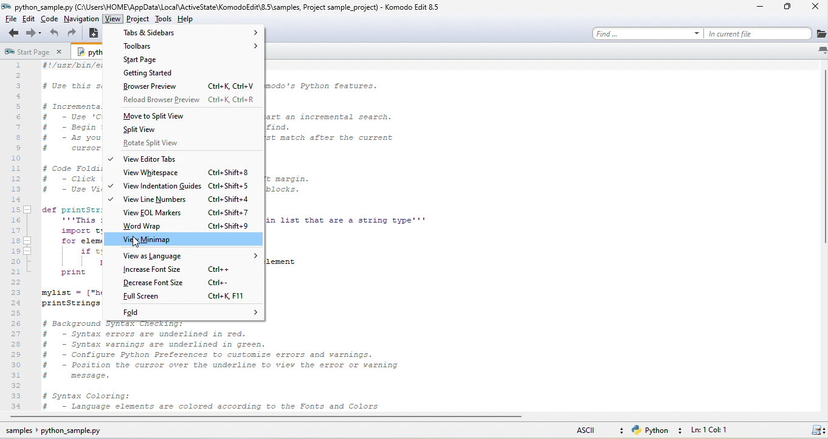  What do you see at coordinates (599, 431) in the screenshot?
I see `ascii` at bounding box center [599, 431].